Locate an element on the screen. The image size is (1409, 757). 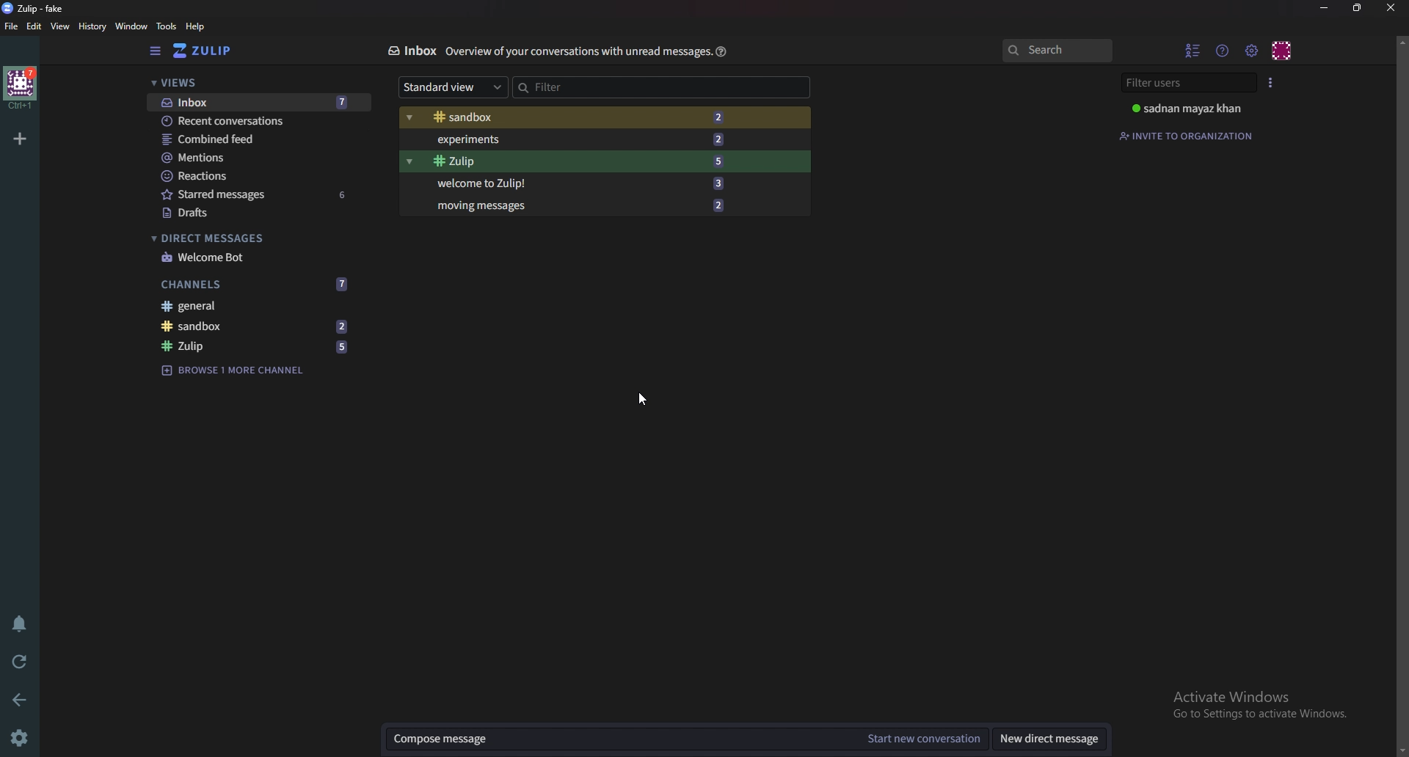
Welcome to zulip is located at coordinates (576, 182).